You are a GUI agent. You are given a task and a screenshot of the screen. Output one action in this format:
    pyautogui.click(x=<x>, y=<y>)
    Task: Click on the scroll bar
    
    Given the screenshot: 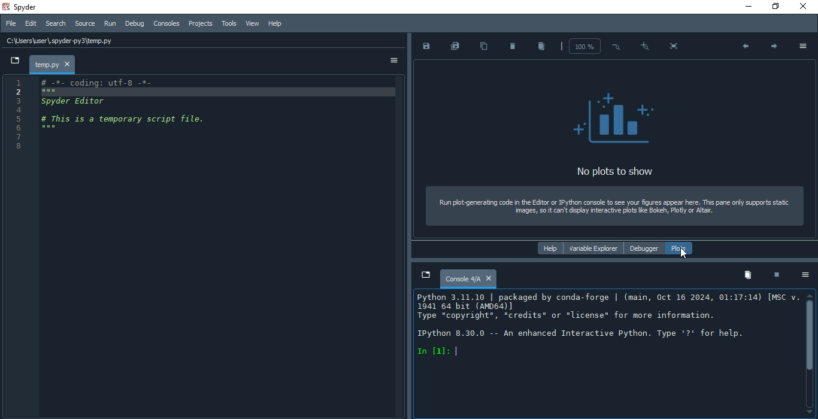 What is the action you would take?
    pyautogui.click(x=808, y=354)
    